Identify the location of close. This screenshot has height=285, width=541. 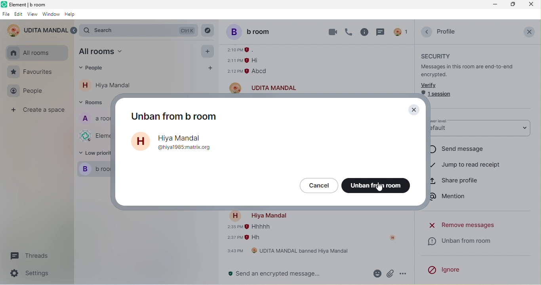
(531, 4).